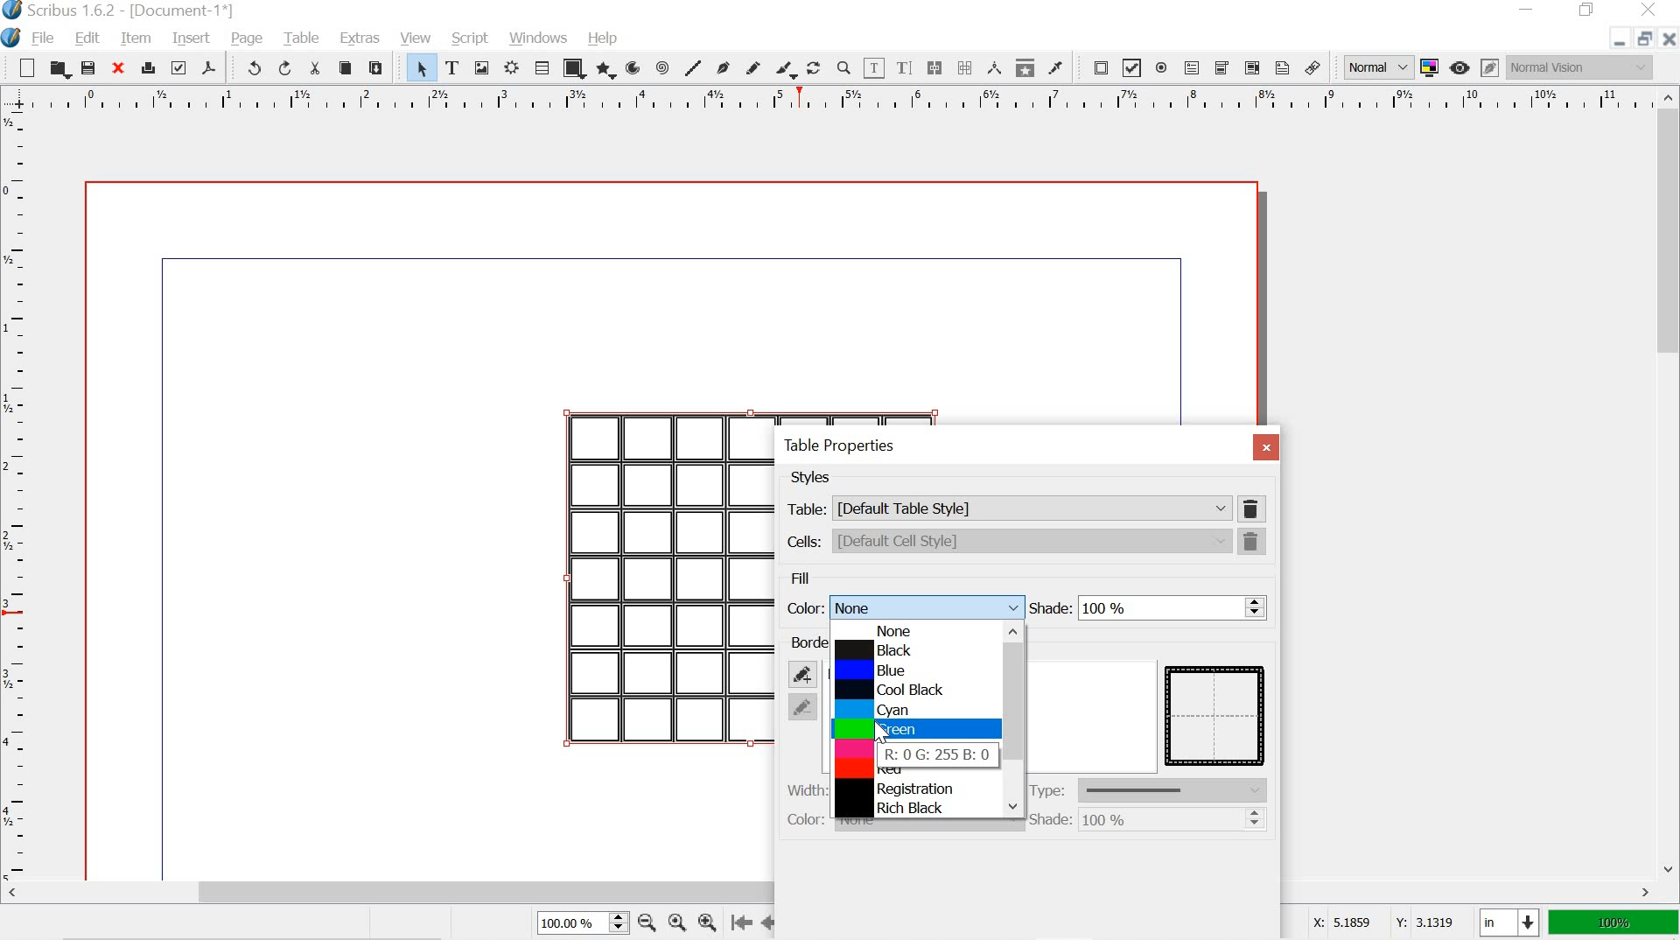  I want to click on table, so click(666, 580).